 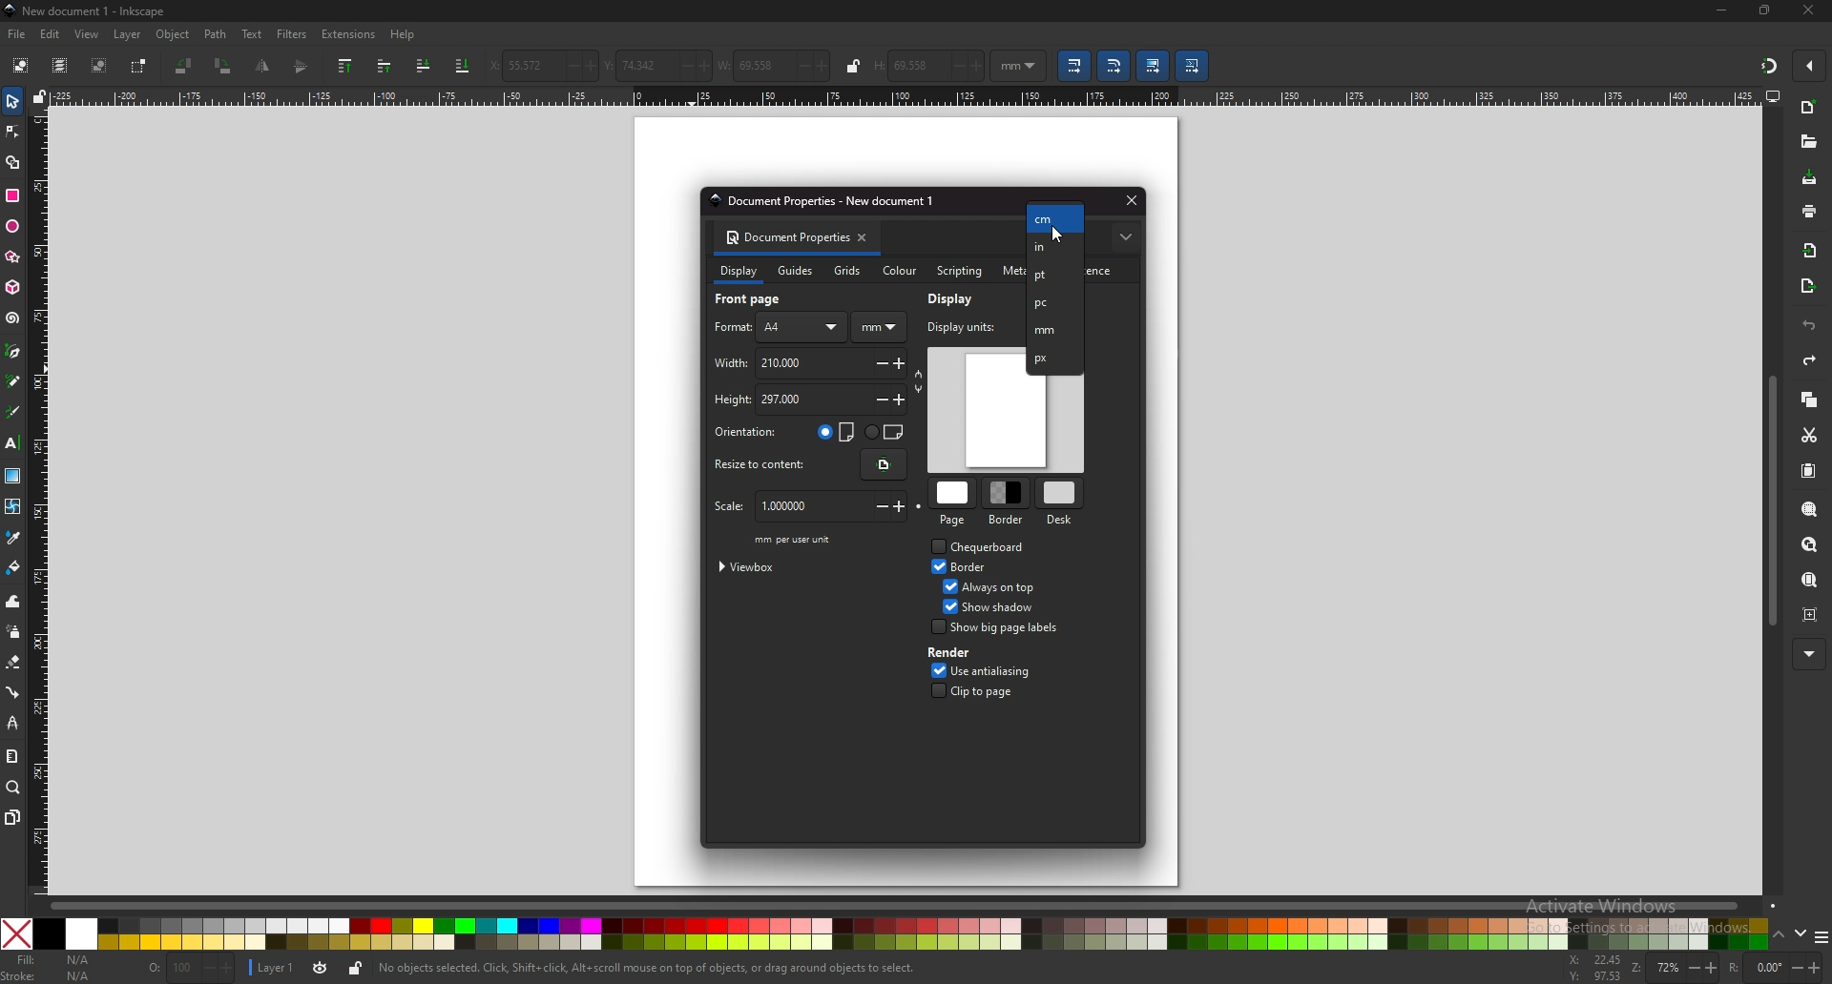 What do you see at coordinates (52, 961) in the screenshot?
I see `fill` at bounding box center [52, 961].